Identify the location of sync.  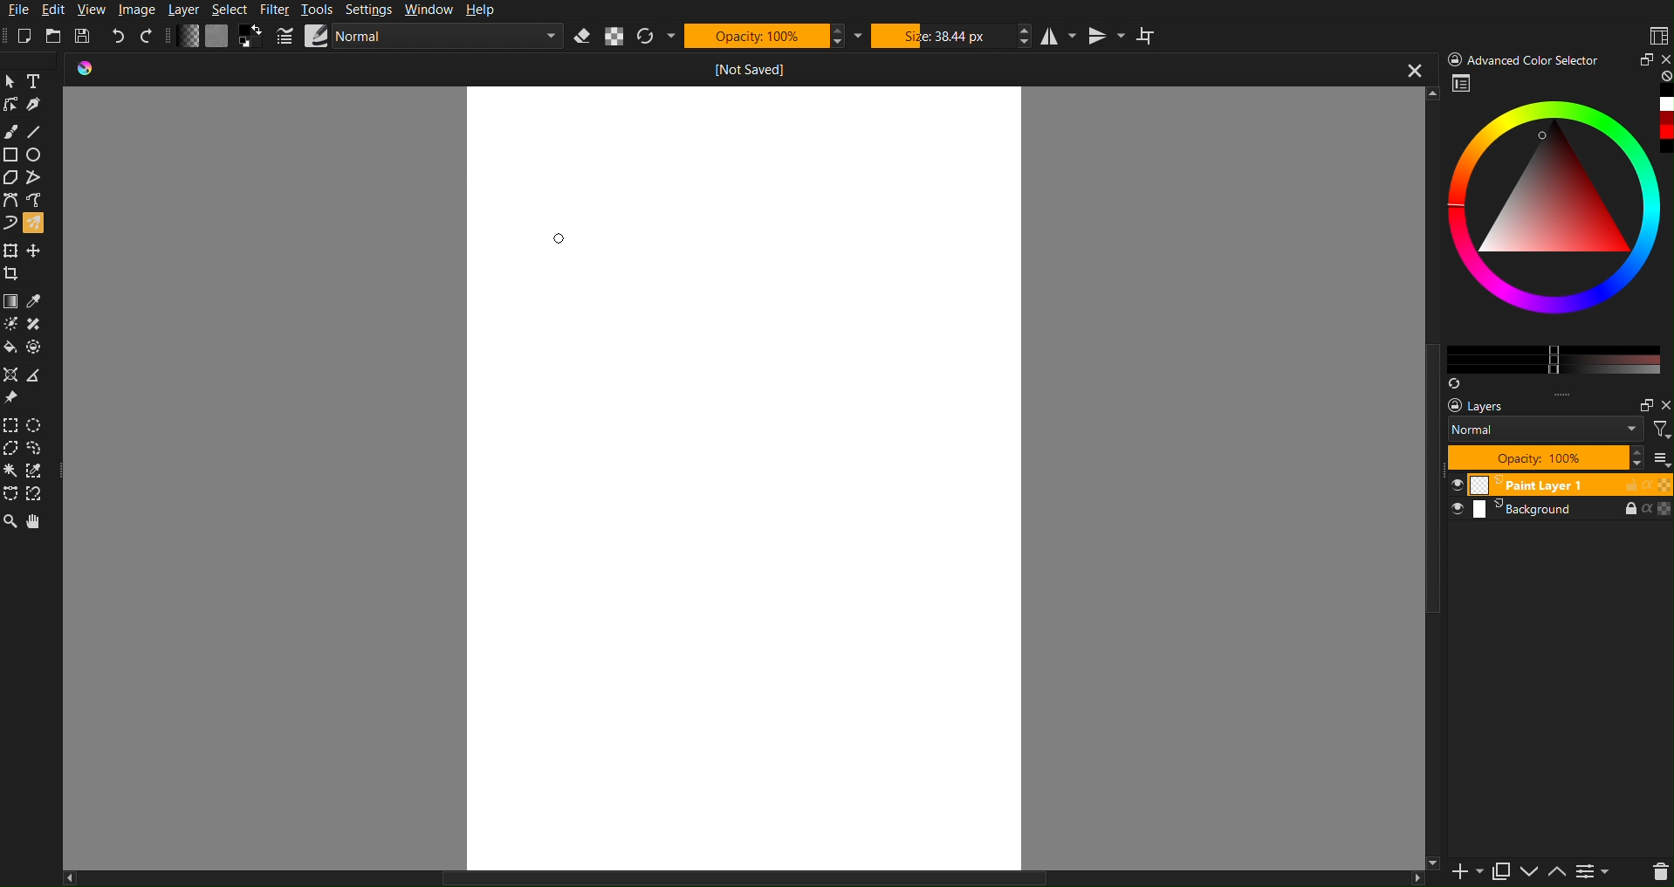
(1454, 380).